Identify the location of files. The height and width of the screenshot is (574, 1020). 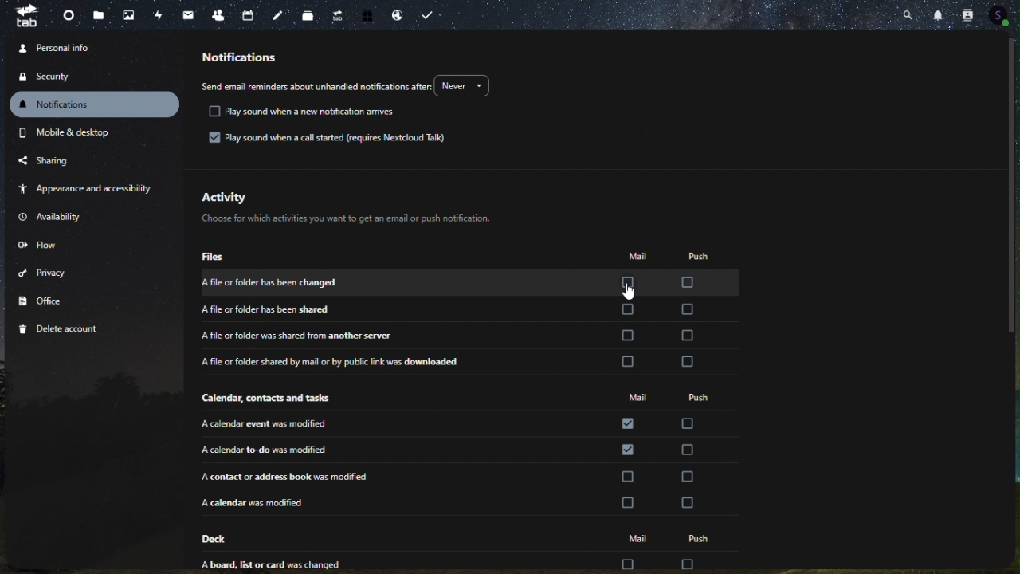
(100, 14).